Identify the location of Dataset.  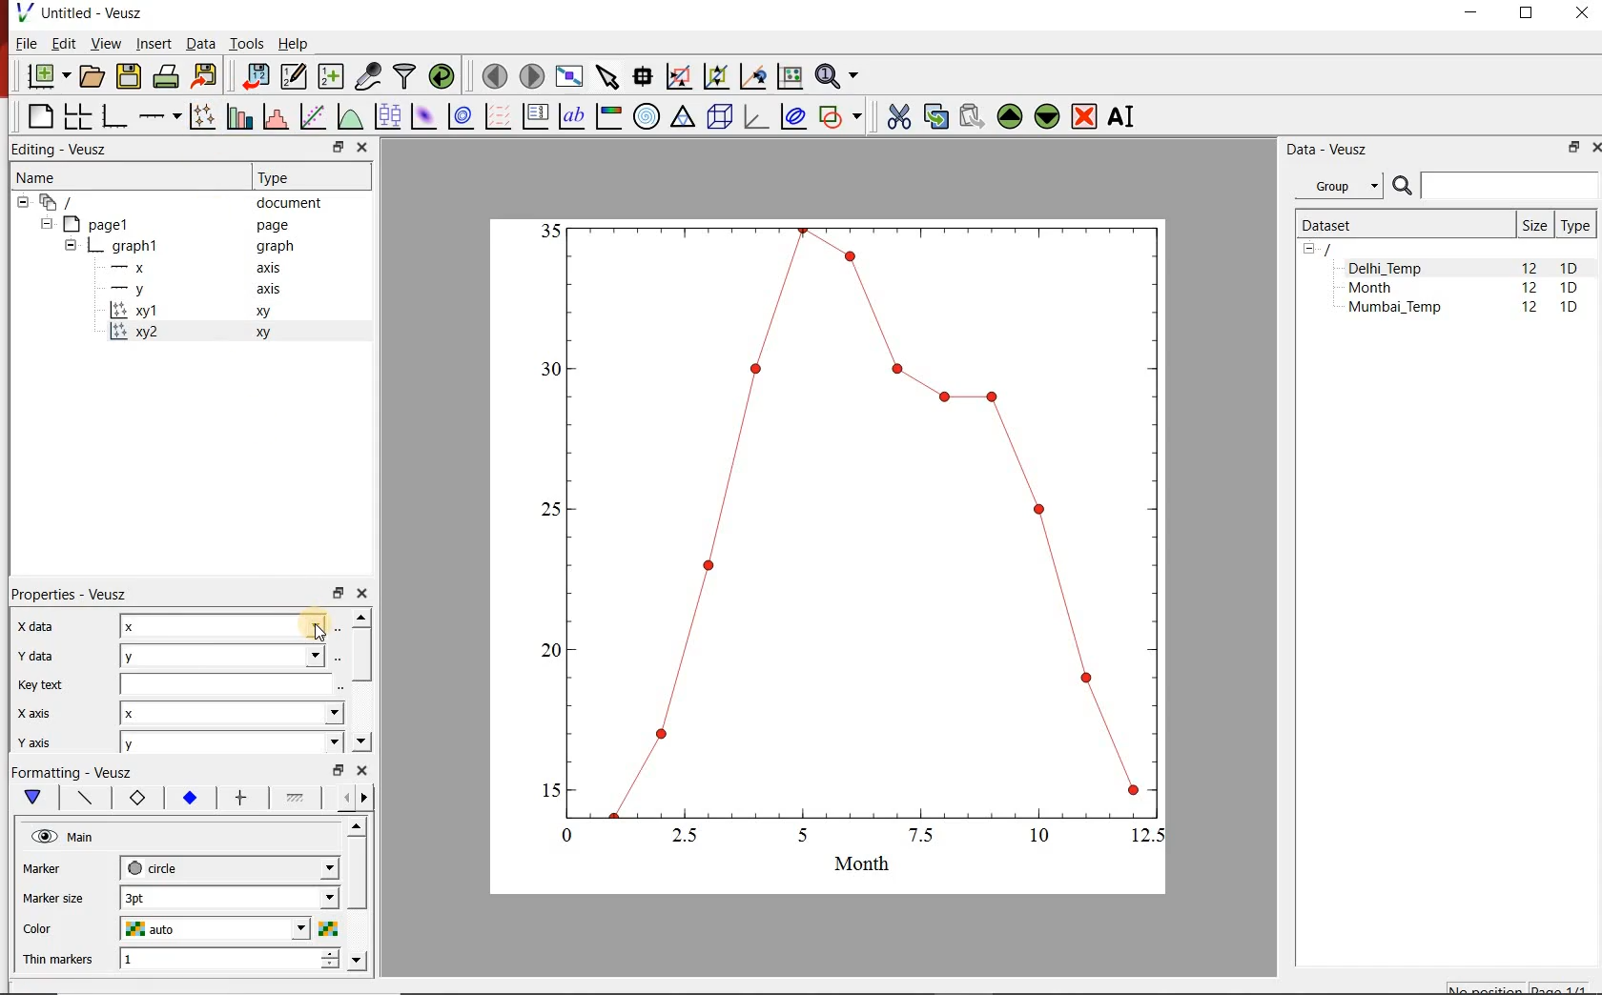
(1400, 225).